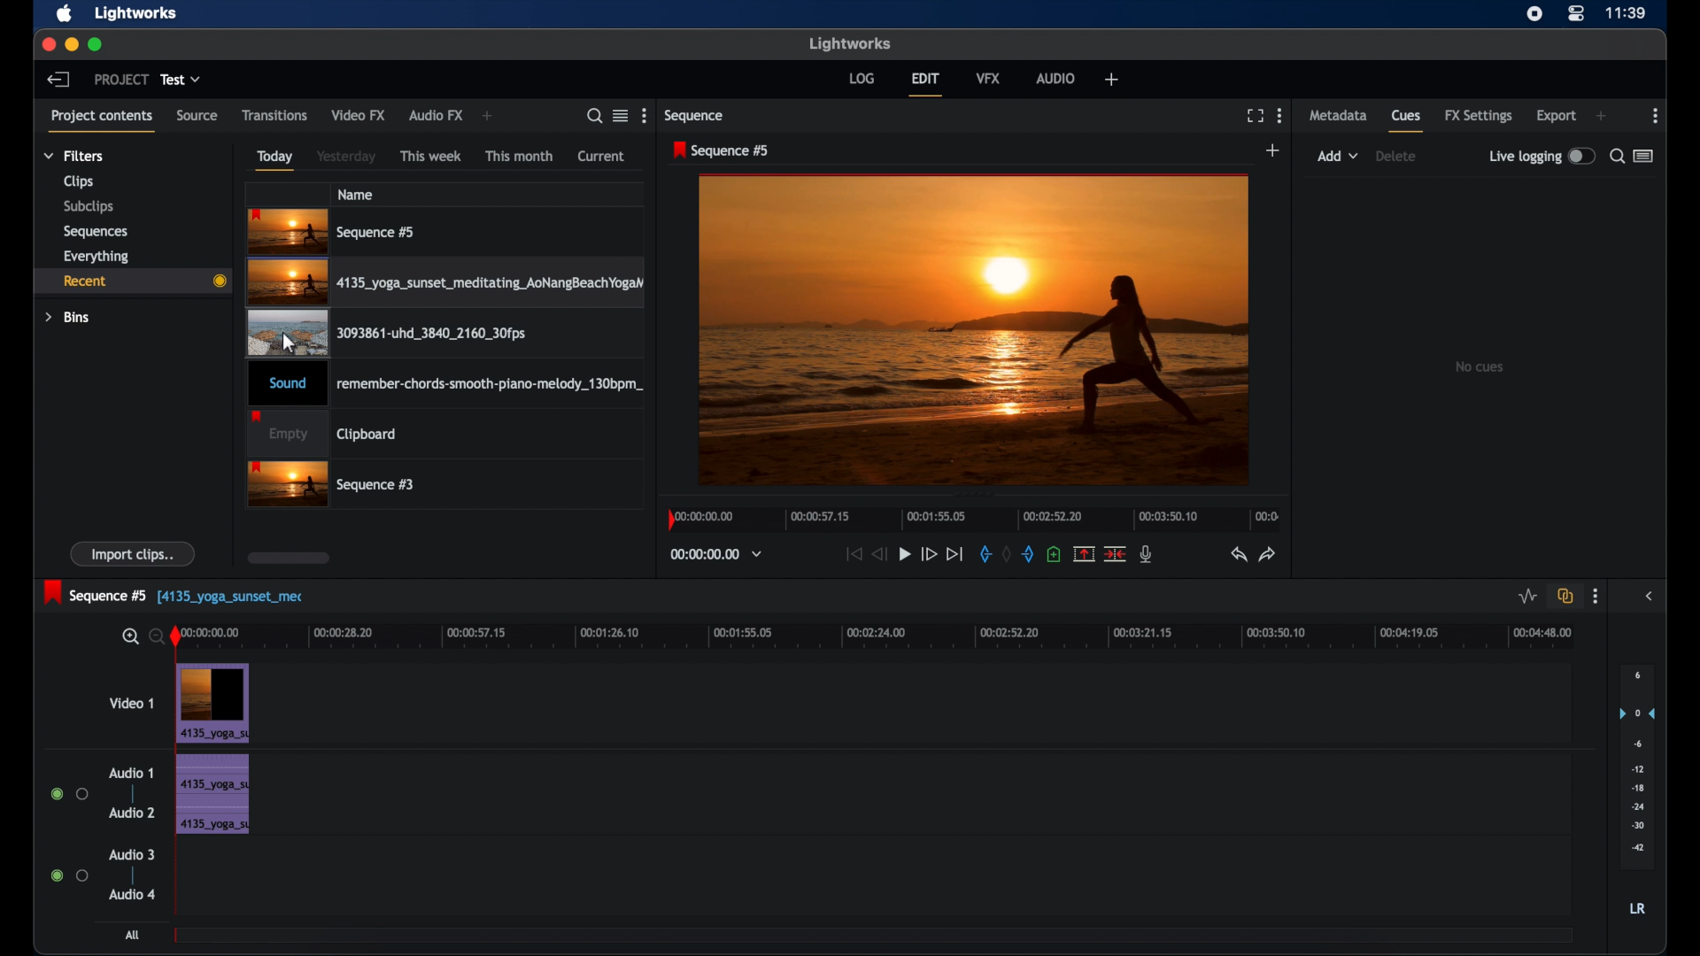 The image size is (1700, 956). I want to click on name, so click(357, 194).